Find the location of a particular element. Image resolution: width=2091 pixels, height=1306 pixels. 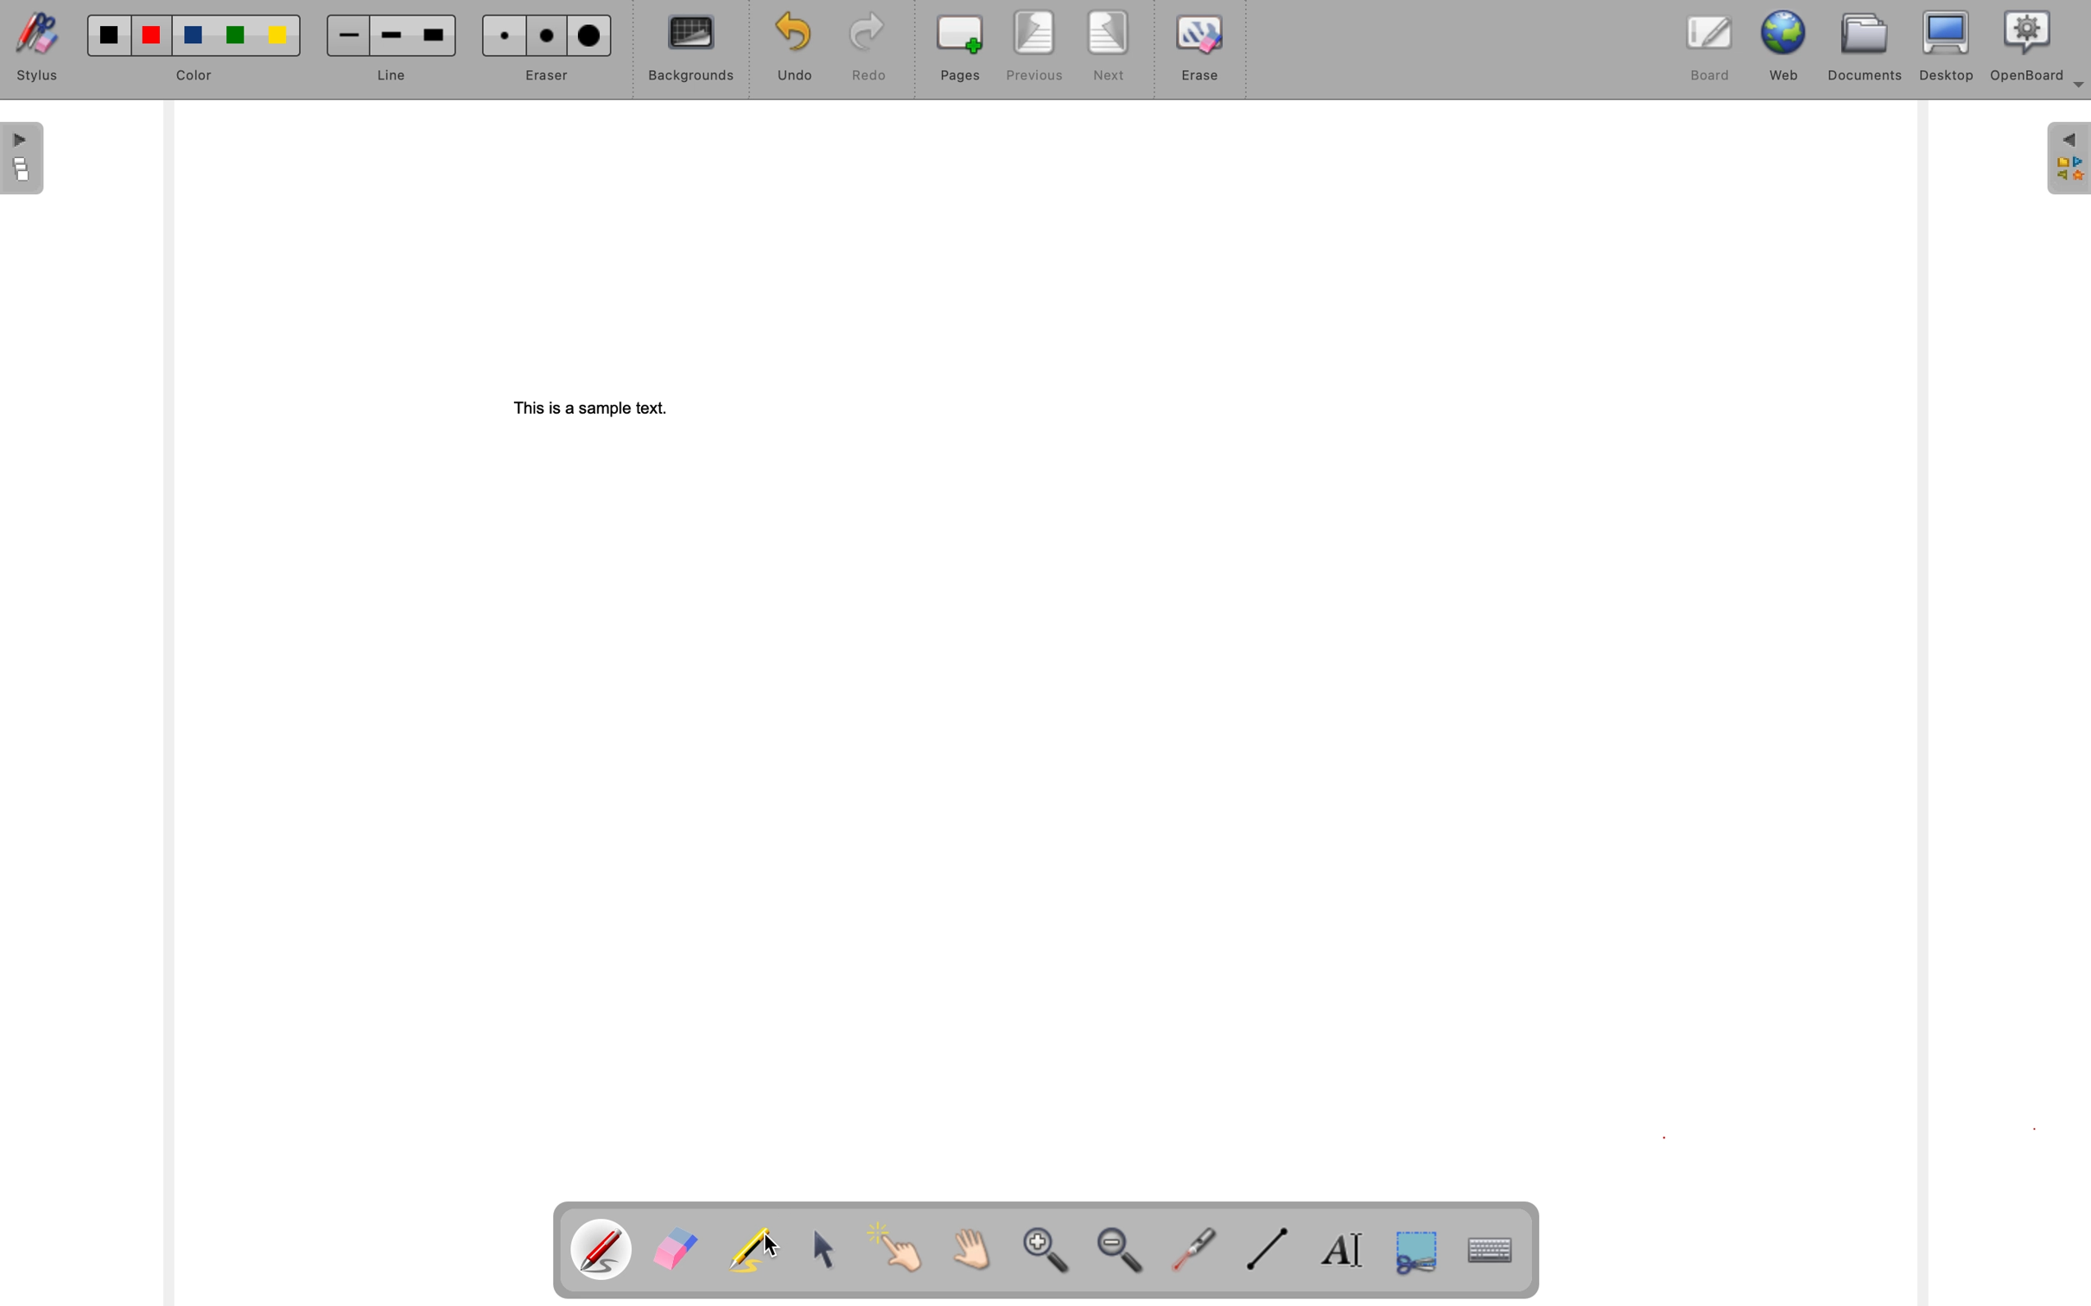

Color 3 is located at coordinates (194, 35).